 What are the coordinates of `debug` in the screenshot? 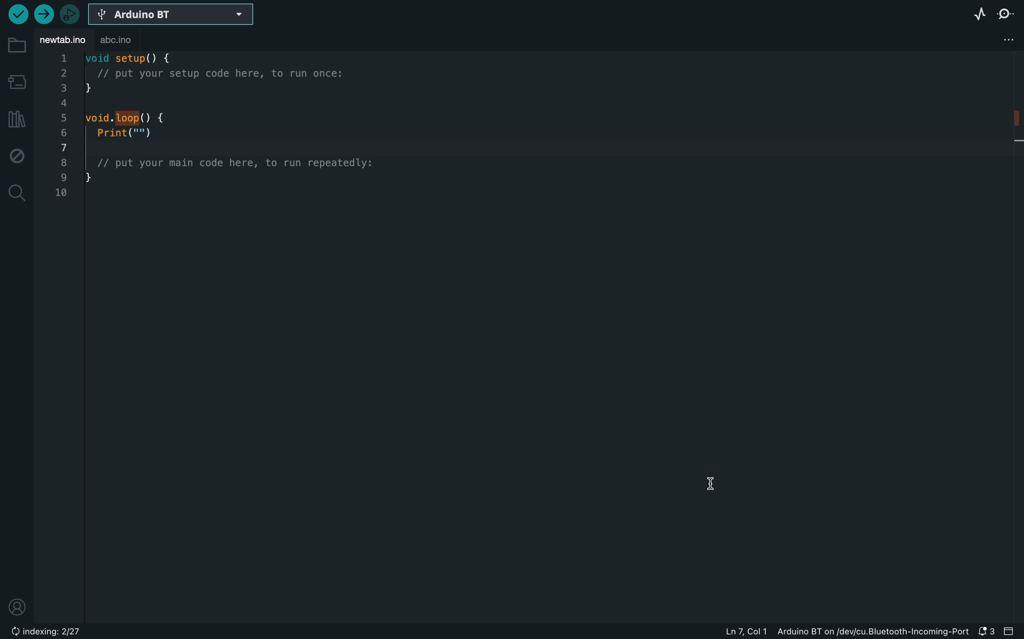 It's located at (16, 154).